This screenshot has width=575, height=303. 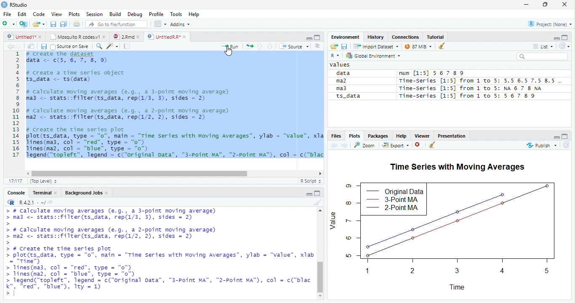 What do you see at coordinates (15, 4) in the screenshot?
I see `RStudio` at bounding box center [15, 4].